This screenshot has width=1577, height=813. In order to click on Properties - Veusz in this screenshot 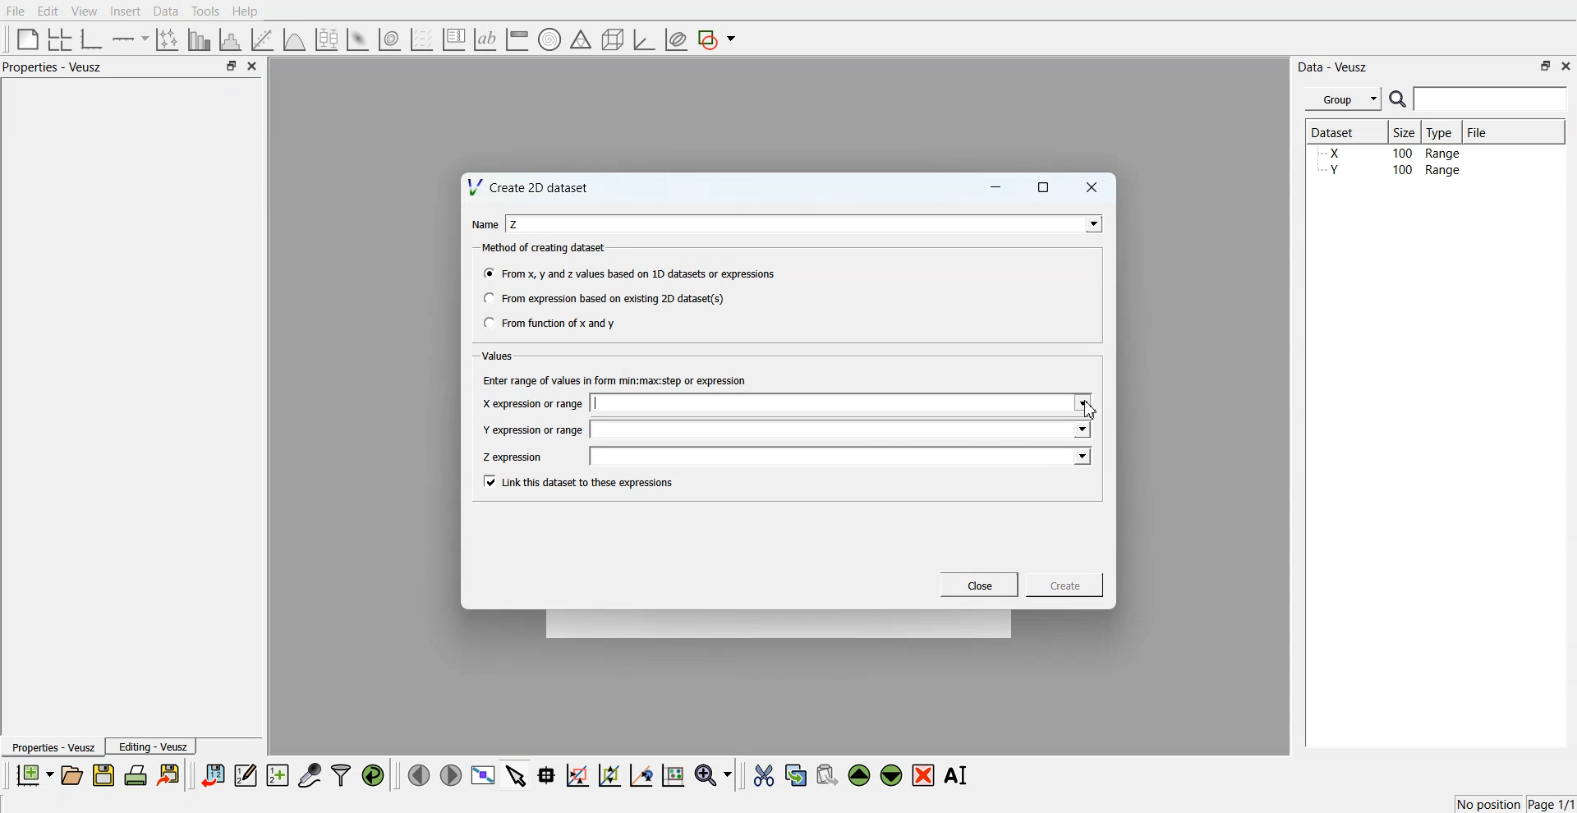, I will do `click(52, 746)`.